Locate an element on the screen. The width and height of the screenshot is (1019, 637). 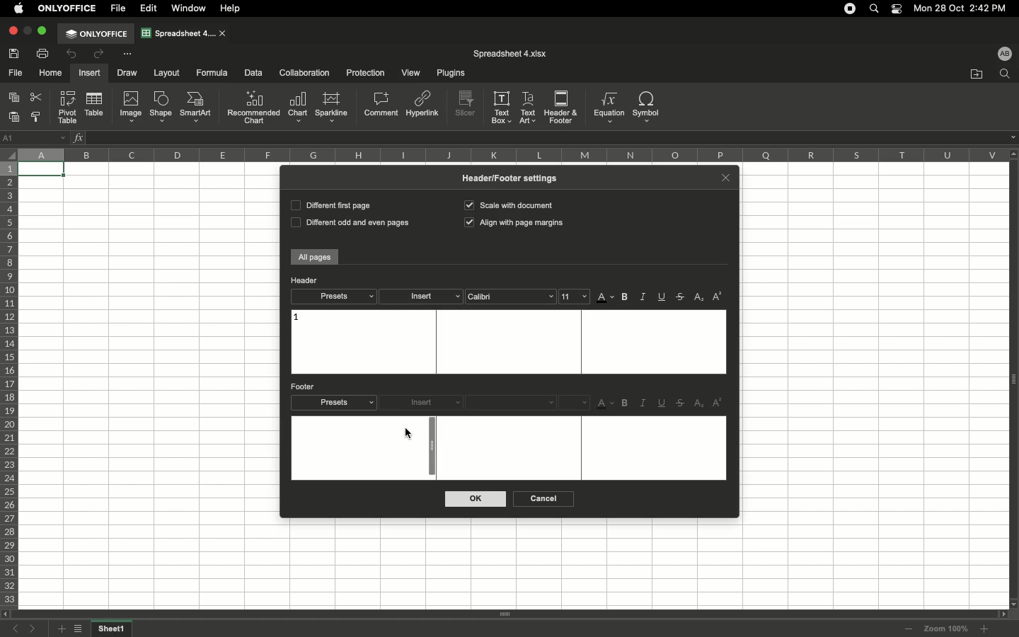
Copy is located at coordinates (16, 98).